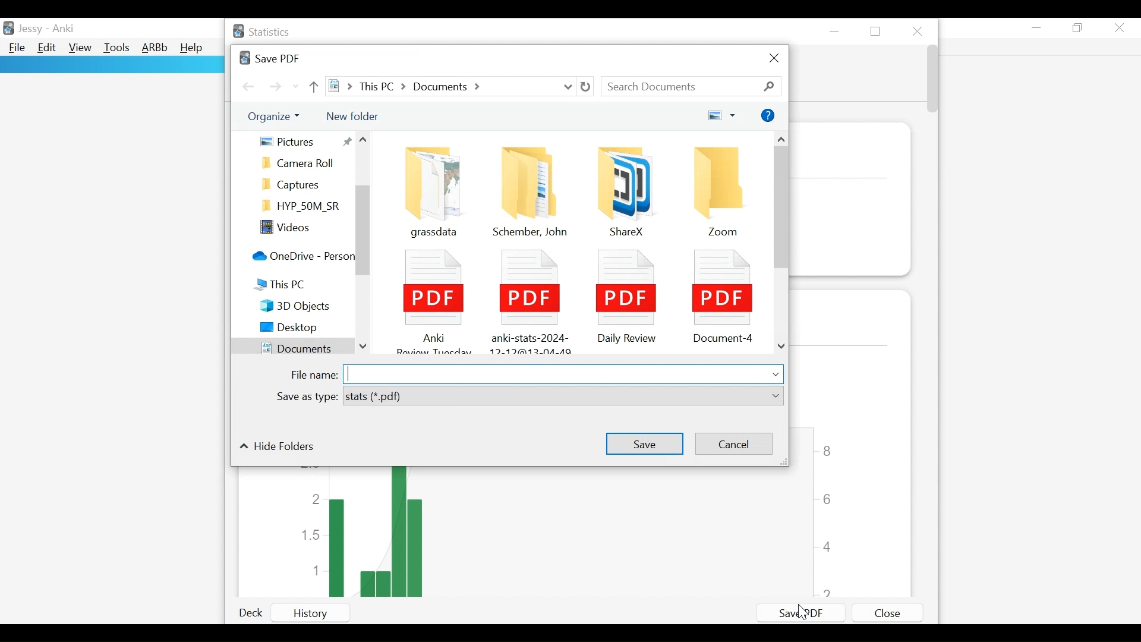 The width and height of the screenshot is (1141, 642). I want to click on User Nmae, so click(30, 31).